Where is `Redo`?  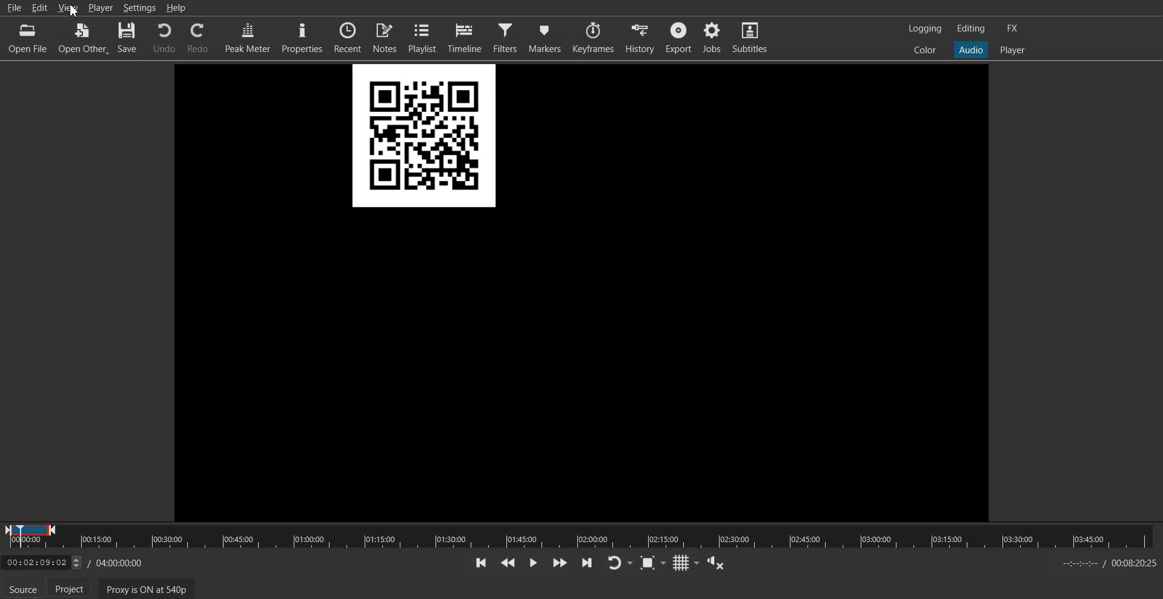
Redo is located at coordinates (198, 39).